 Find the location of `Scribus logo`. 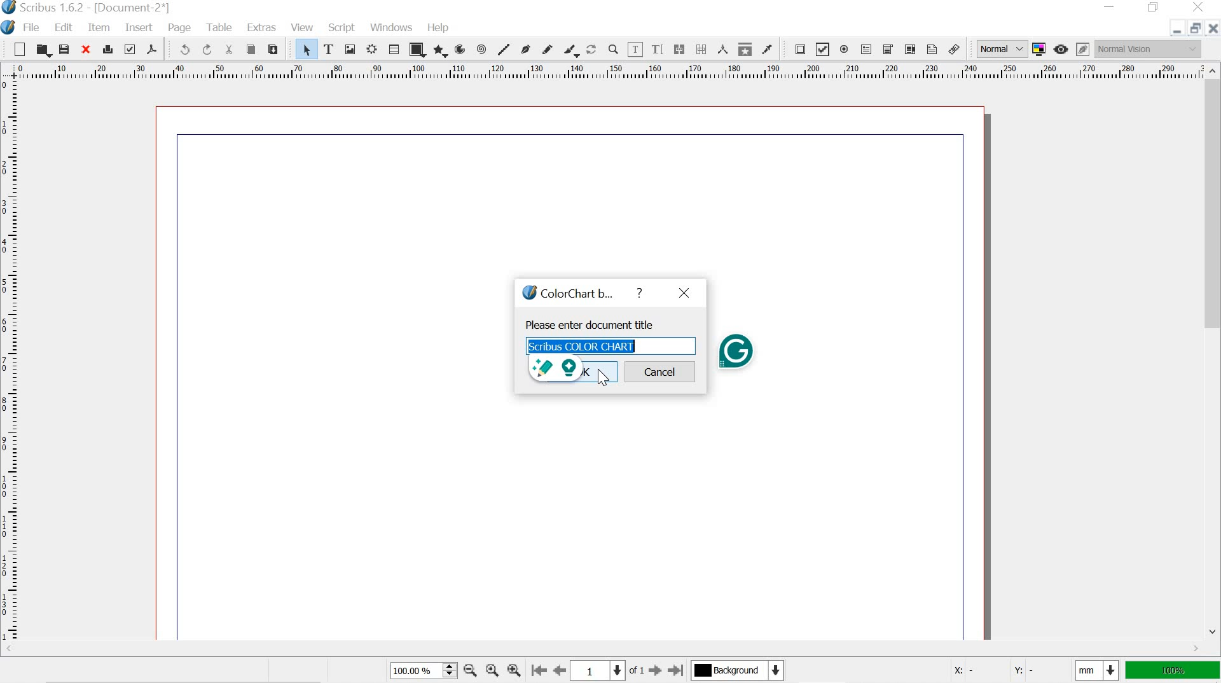

Scribus logo is located at coordinates (526, 293).